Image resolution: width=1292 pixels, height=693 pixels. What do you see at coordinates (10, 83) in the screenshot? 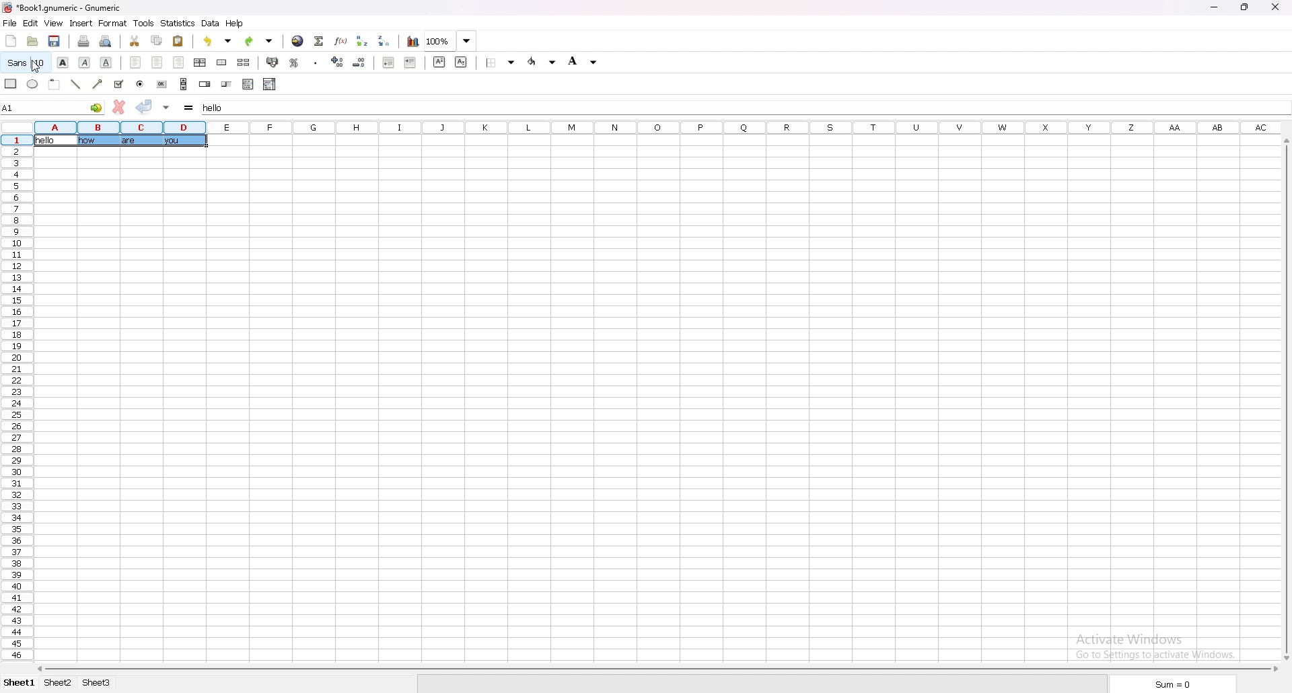
I see `rectangle` at bounding box center [10, 83].